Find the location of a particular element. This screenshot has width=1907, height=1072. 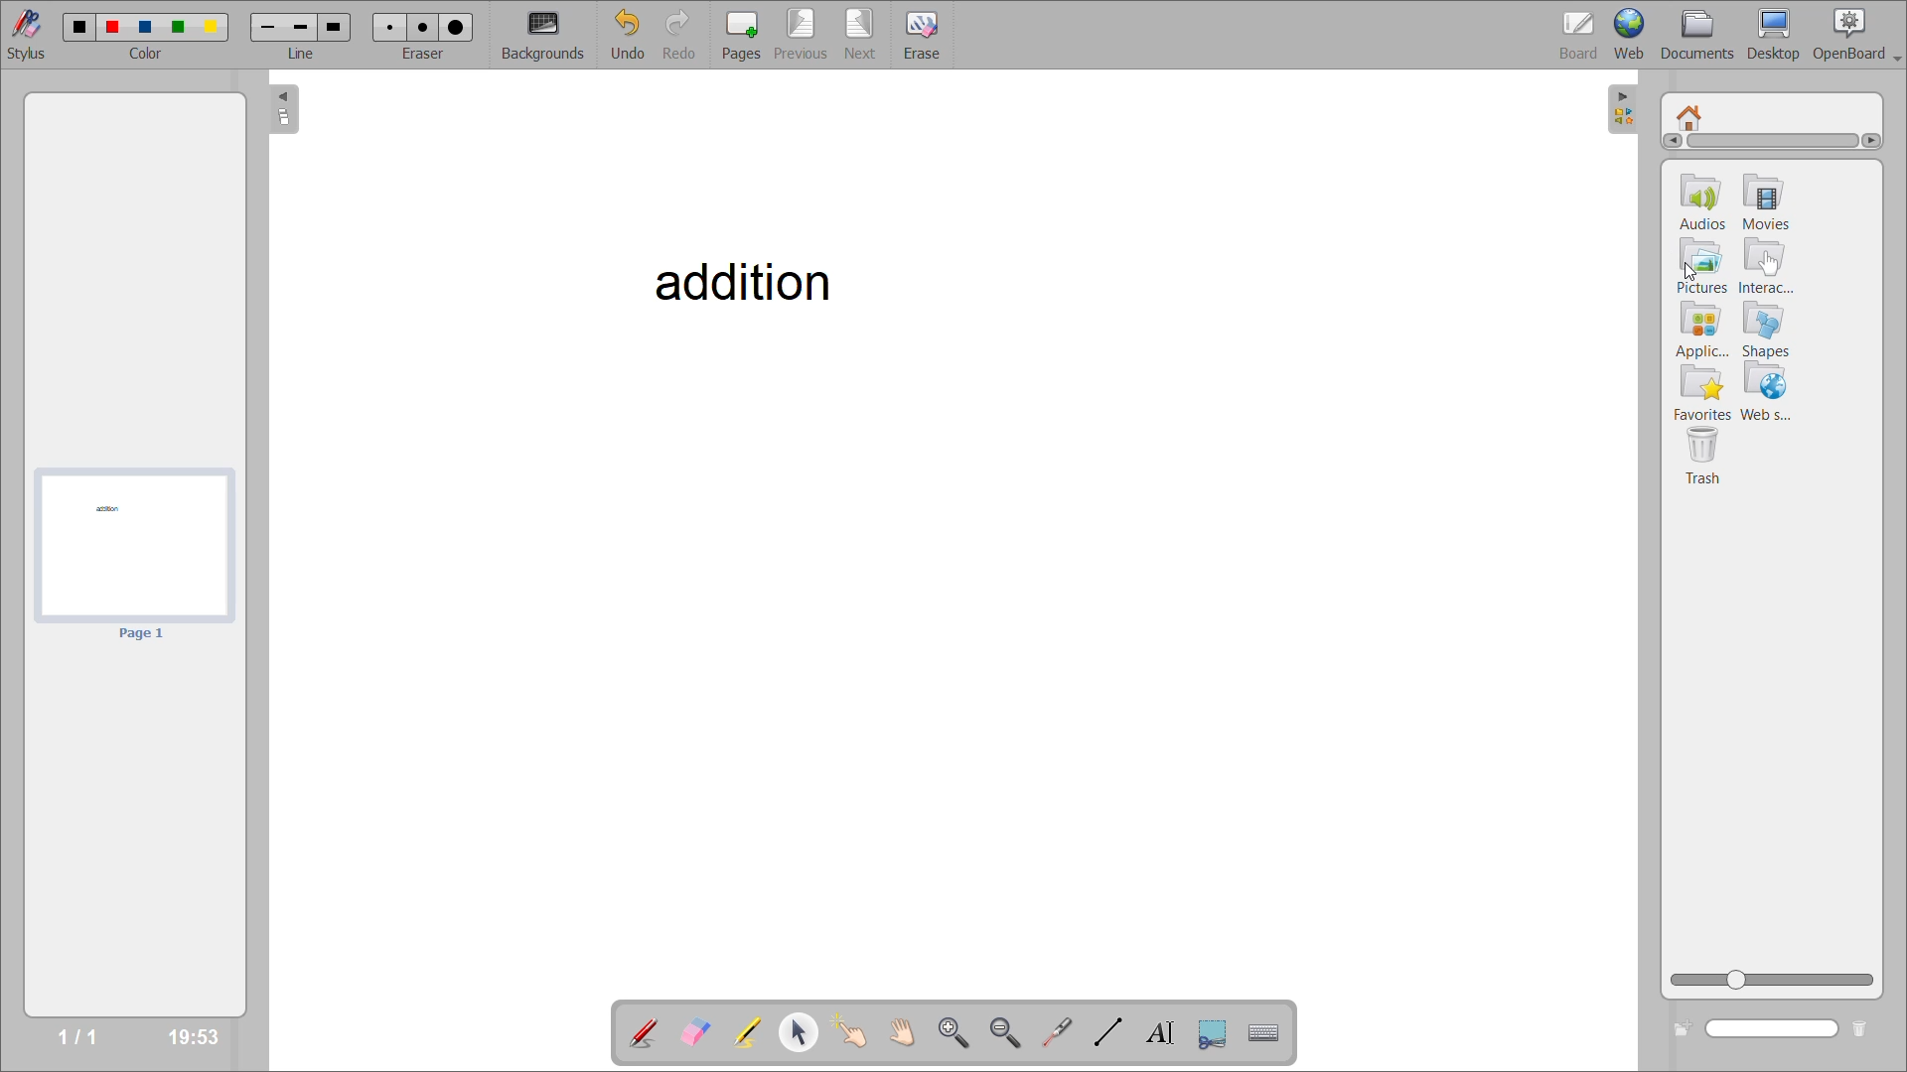

color 1 is located at coordinates (82, 28).